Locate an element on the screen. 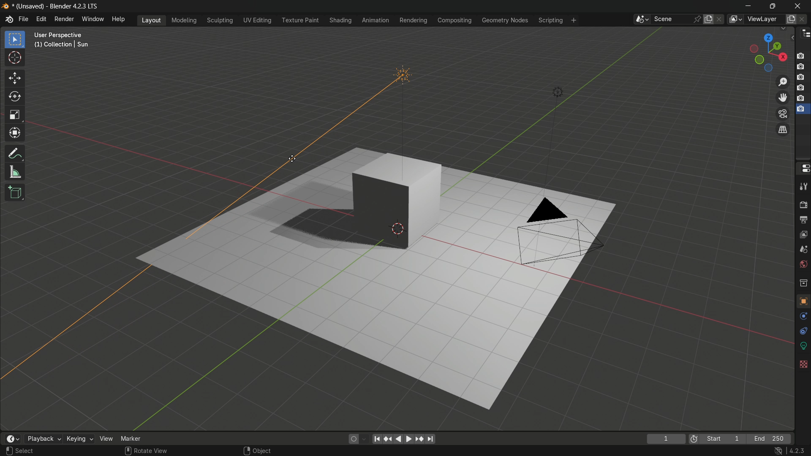  render is located at coordinates (64, 19).